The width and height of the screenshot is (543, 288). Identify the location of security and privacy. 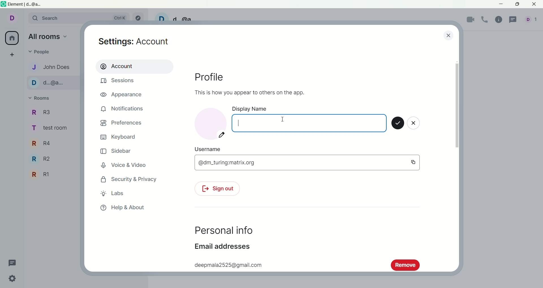
(127, 180).